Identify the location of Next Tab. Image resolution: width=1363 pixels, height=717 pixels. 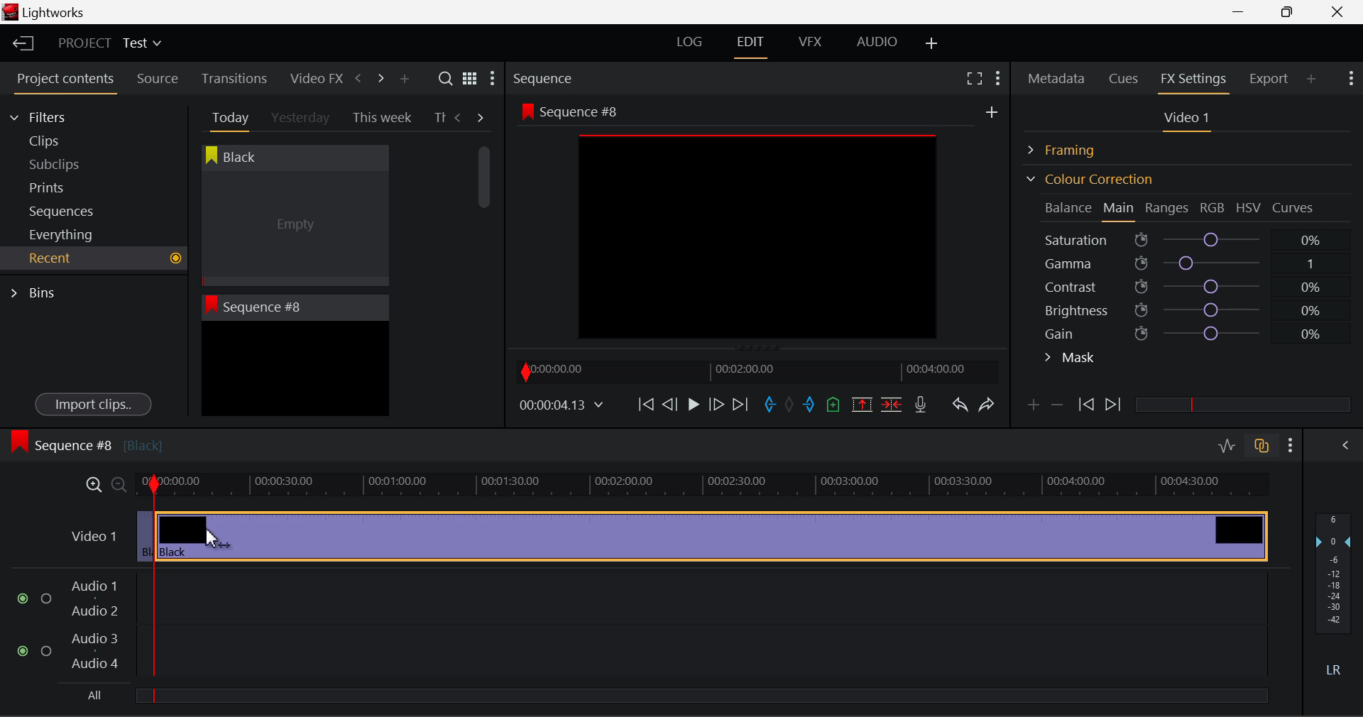
(481, 116).